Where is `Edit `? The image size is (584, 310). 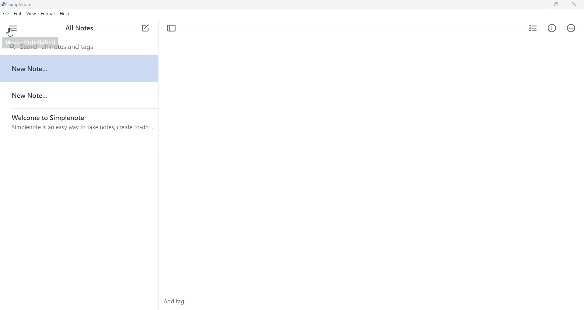
Edit  is located at coordinates (18, 13).